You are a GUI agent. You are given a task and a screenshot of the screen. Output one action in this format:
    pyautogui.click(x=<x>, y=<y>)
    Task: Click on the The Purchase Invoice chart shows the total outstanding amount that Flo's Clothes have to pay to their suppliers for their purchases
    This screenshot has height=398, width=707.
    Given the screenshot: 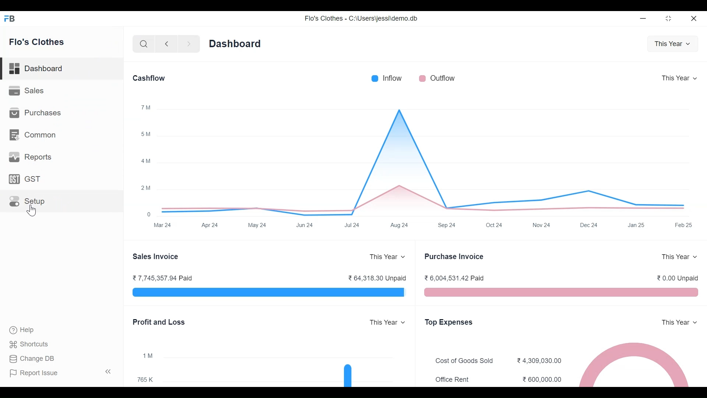 What is the action you would take?
    pyautogui.click(x=560, y=293)
    